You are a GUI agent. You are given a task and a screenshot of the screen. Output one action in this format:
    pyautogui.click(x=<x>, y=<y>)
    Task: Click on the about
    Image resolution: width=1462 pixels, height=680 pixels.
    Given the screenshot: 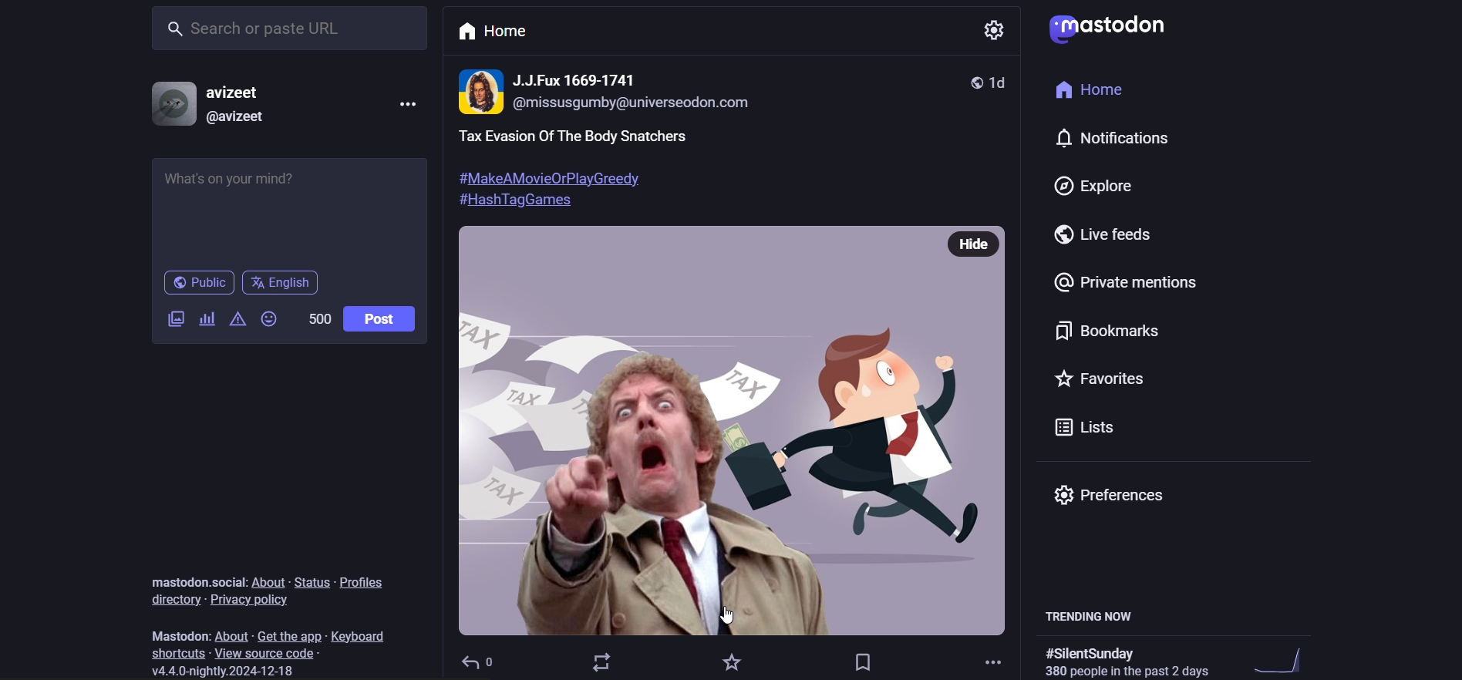 What is the action you would take?
    pyautogui.click(x=268, y=580)
    